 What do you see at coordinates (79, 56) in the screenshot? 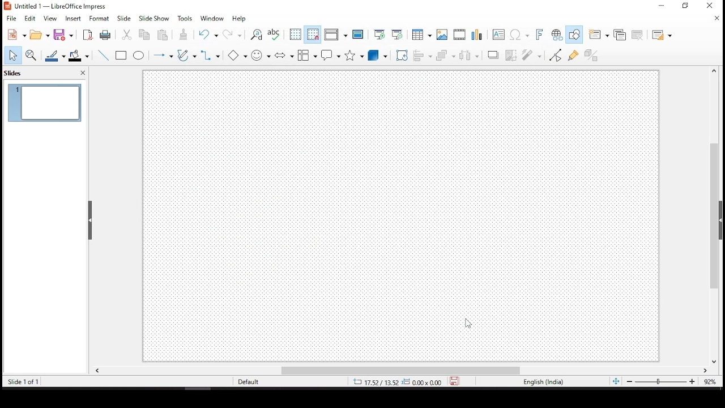
I see `fill color` at bounding box center [79, 56].